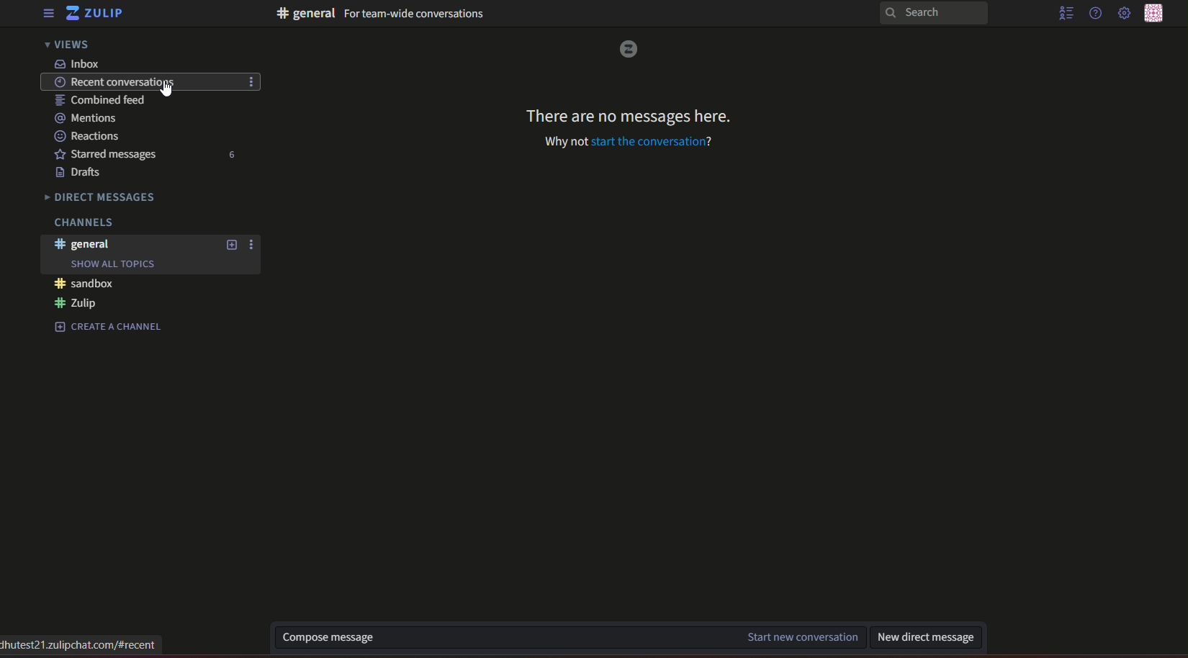 Image resolution: width=1188 pixels, height=658 pixels. What do you see at coordinates (779, 636) in the screenshot?
I see `Start a conversation` at bounding box center [779, 636].